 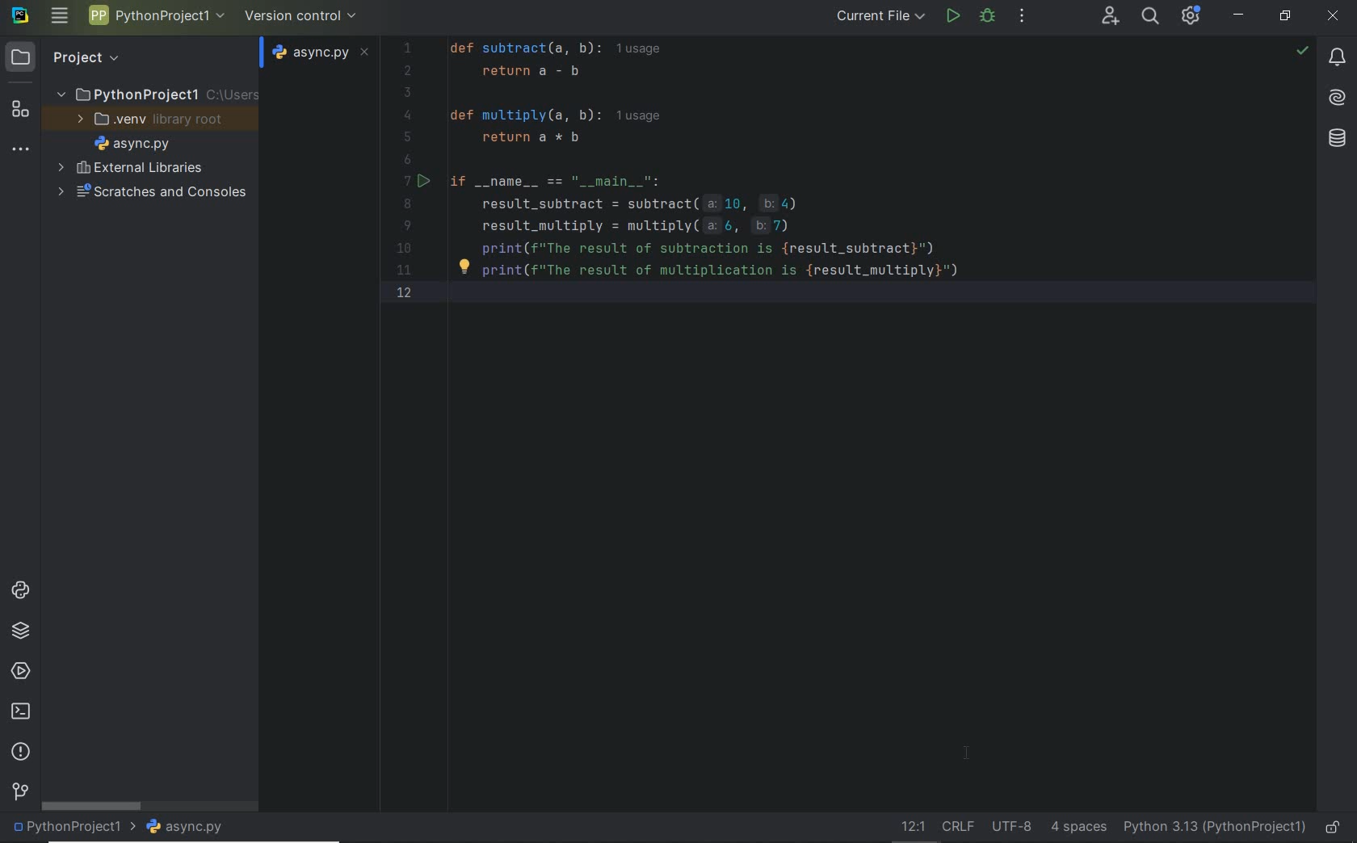 What do you see at coordinates (1241, 14) in the screenshot?
I see `MINIMIZE` at bounding box center [1241, 14].